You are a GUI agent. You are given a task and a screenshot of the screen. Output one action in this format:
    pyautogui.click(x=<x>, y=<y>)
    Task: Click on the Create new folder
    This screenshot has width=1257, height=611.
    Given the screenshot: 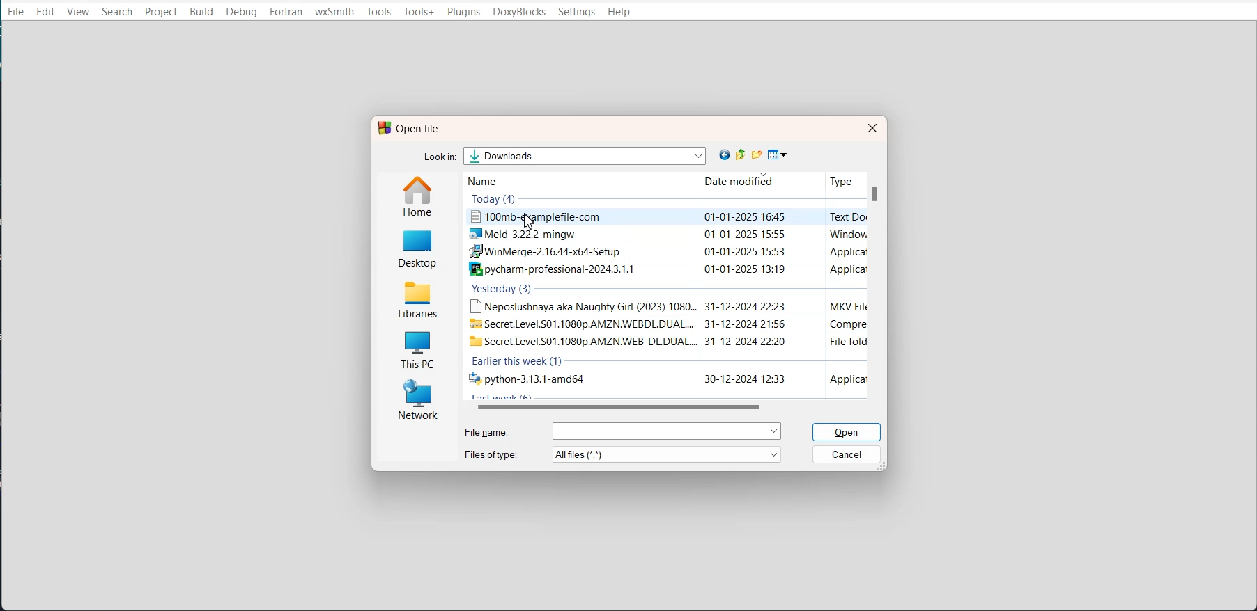 What is the action you would take?
    pyautogui.click(x=759, y=154)
    